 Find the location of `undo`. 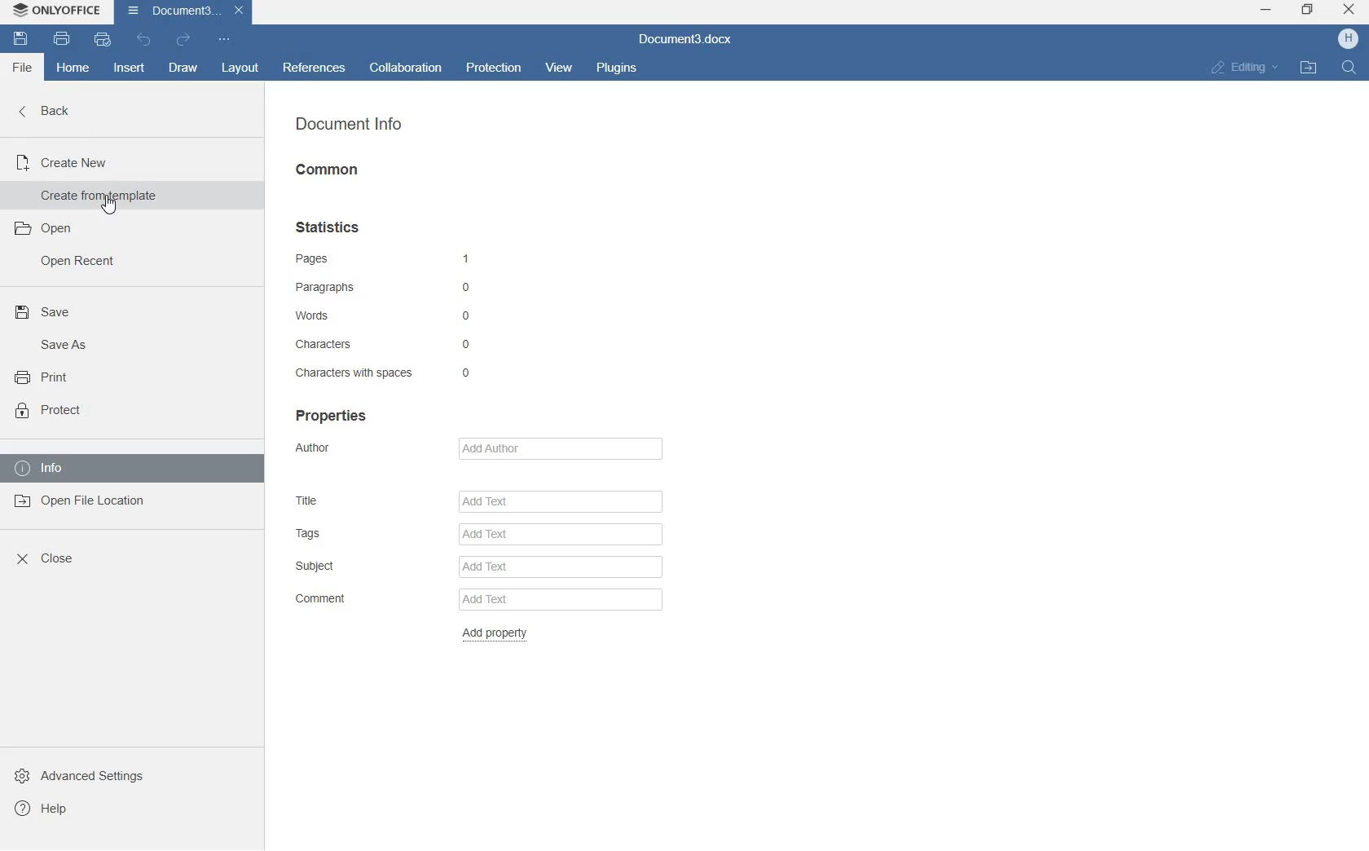

undo is located at coordinates (144, 40).